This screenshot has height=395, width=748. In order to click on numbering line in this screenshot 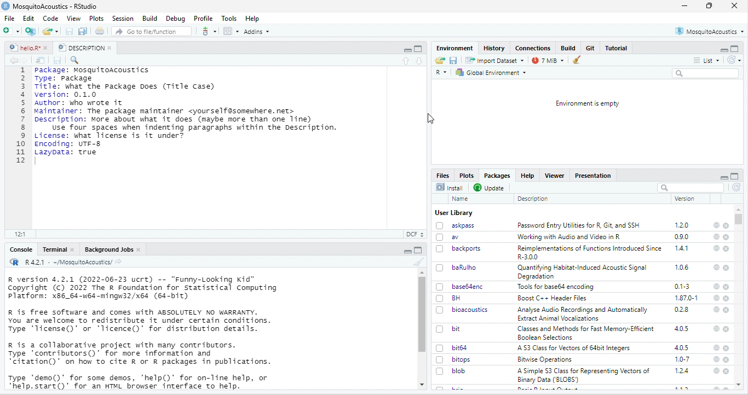, I will do `click(20, 115)`.